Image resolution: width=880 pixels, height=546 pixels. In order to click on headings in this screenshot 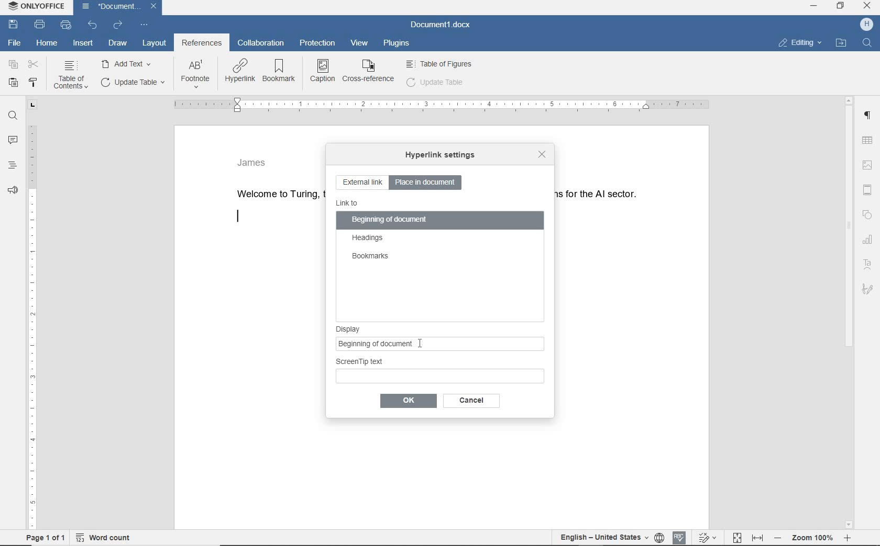, I will do `click(368, 238)`.